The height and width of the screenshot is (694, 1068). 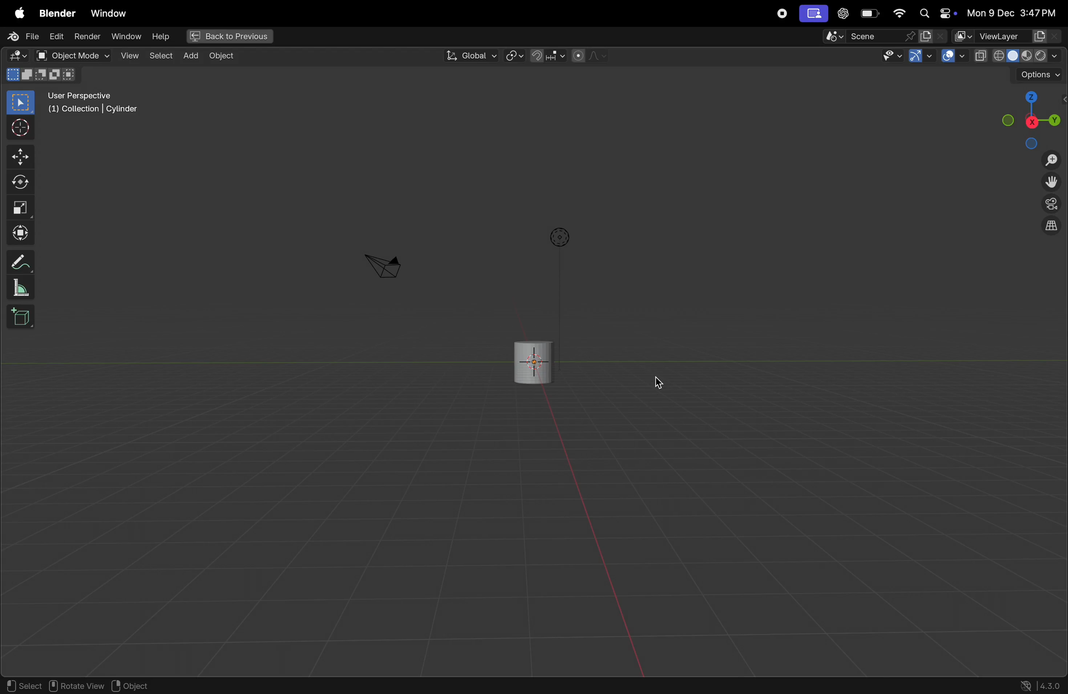 What do you see at coordinates (1051, 205) in the screenshot?
I see `perspective` at bounding box center [1051, 205].